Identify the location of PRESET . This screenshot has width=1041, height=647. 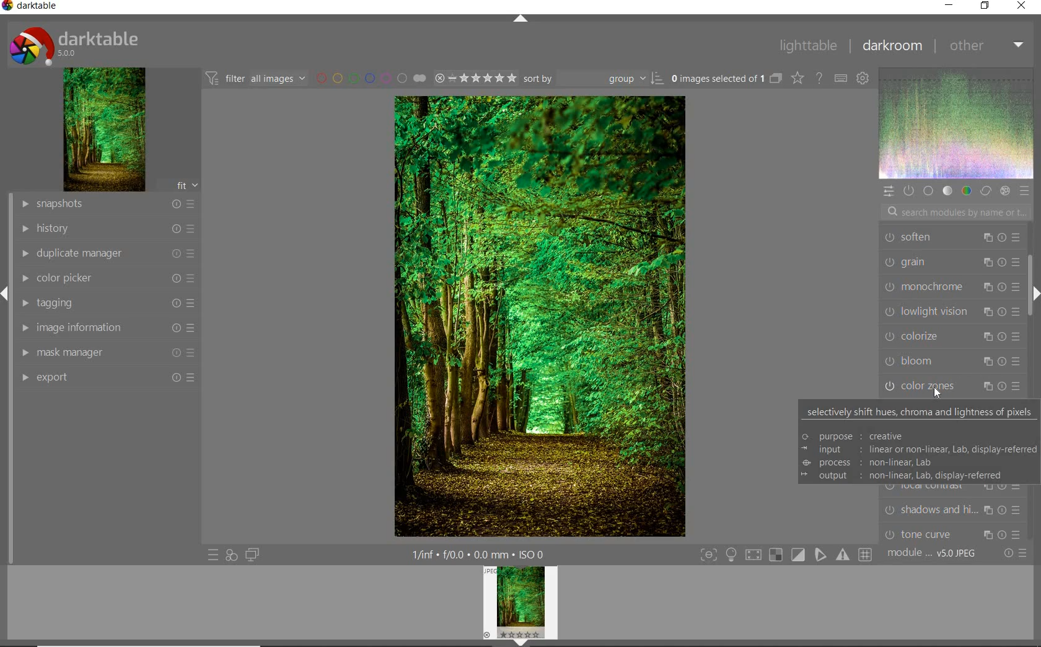
(1026, 190).